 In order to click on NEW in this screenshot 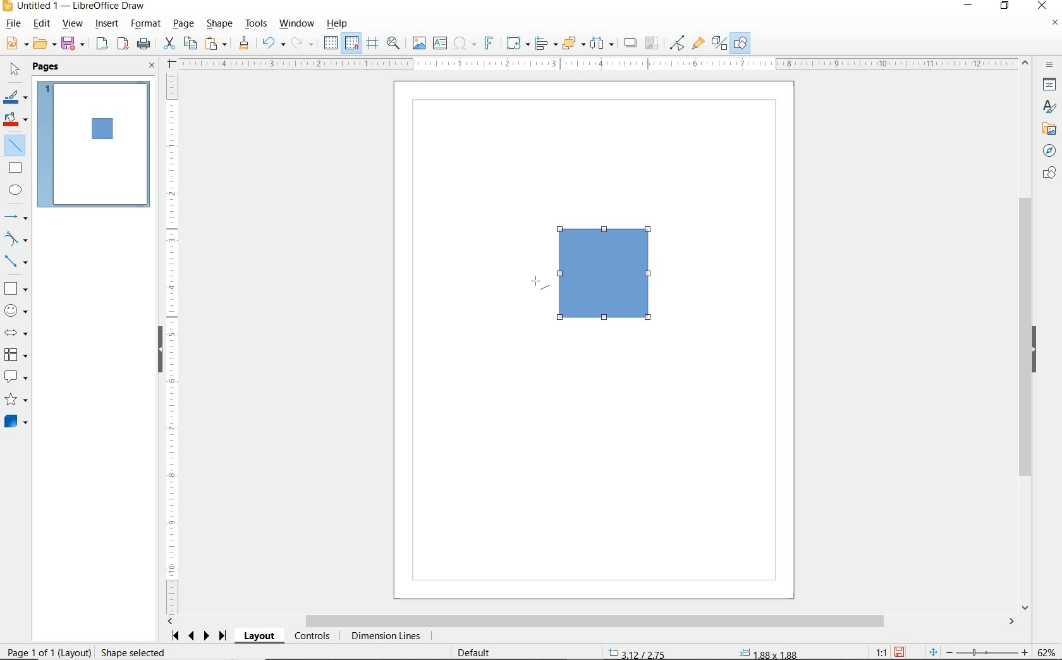, I will do `click(16, 44)`.